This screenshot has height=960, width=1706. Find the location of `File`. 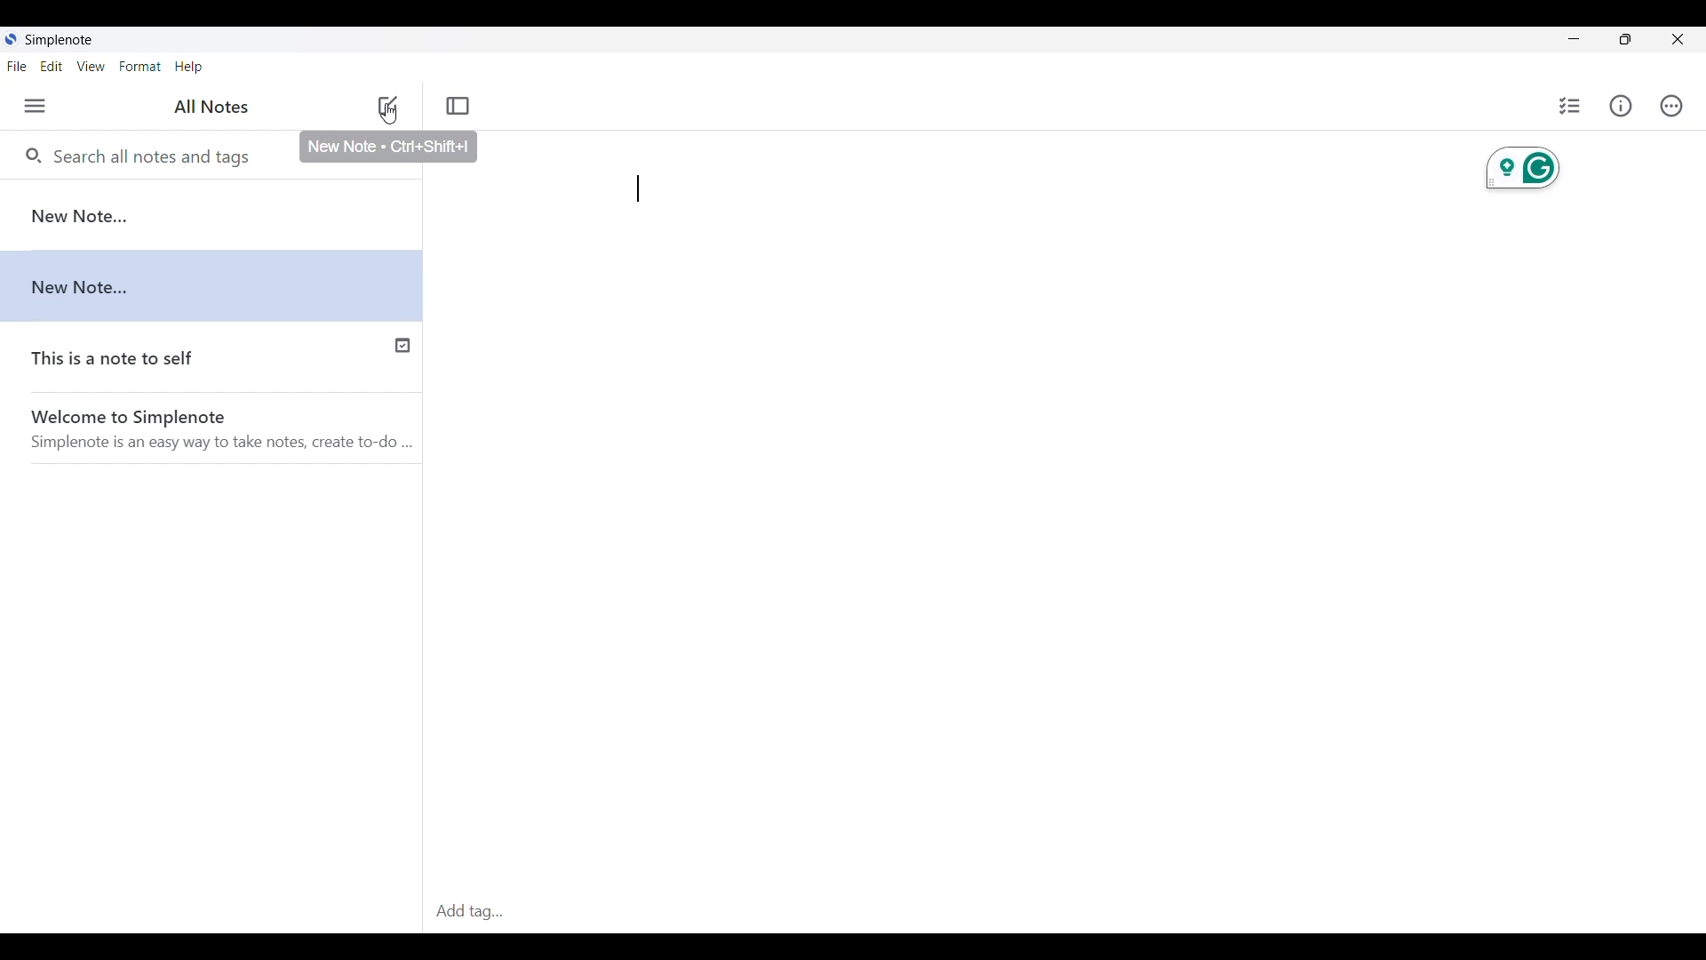

File is located at coordinates (17, 66).